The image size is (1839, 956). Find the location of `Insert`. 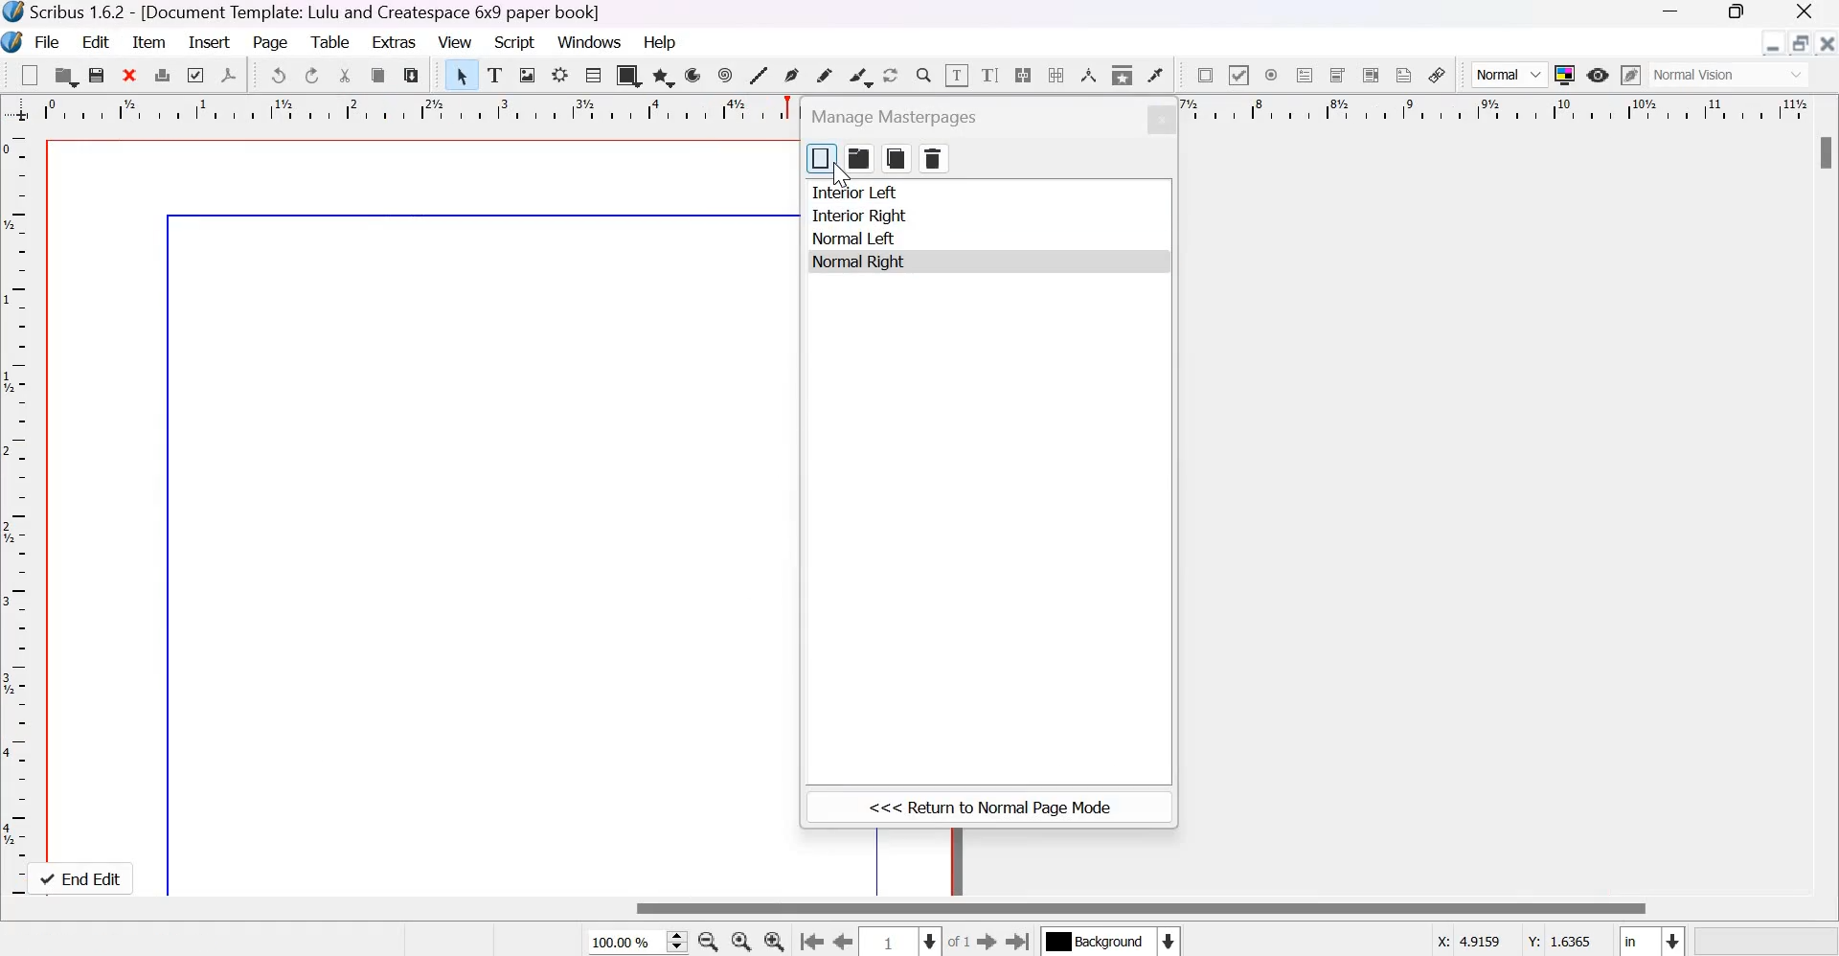

Insert is located at coordinates (210, 43).